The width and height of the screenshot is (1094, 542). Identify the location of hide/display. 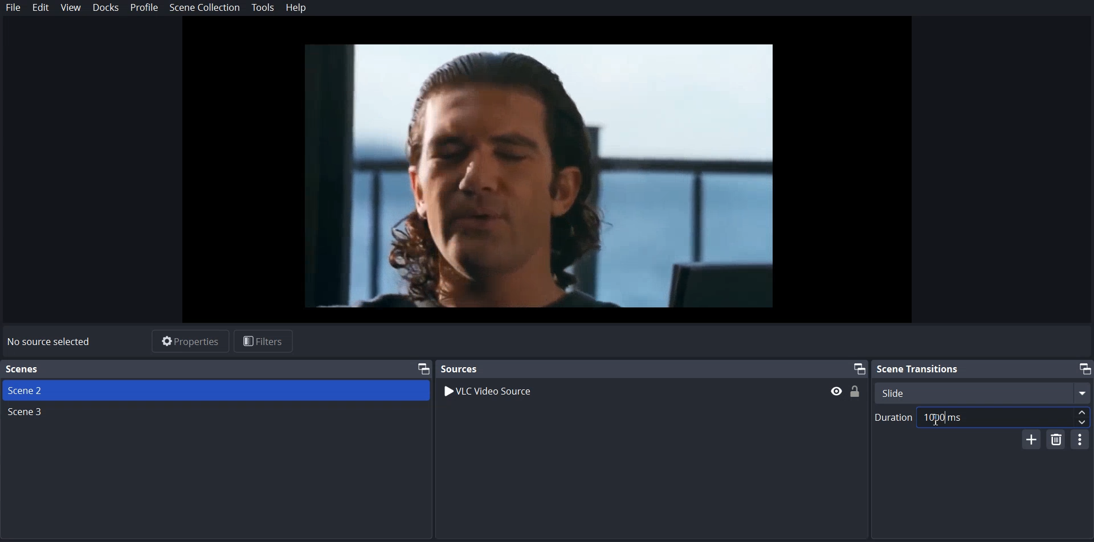
(836, 391).